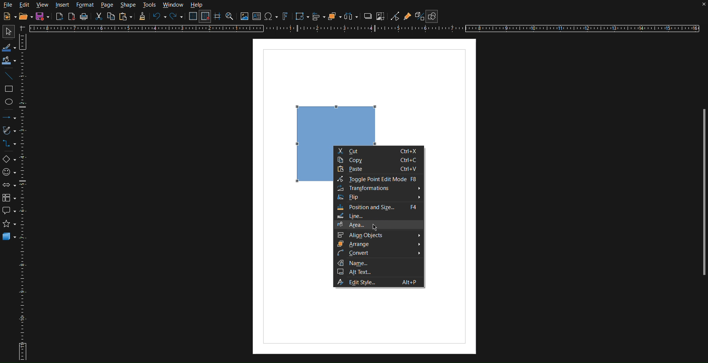 The image size is (708, 363). I want to click on Distribute Objects, so click(351, 16).